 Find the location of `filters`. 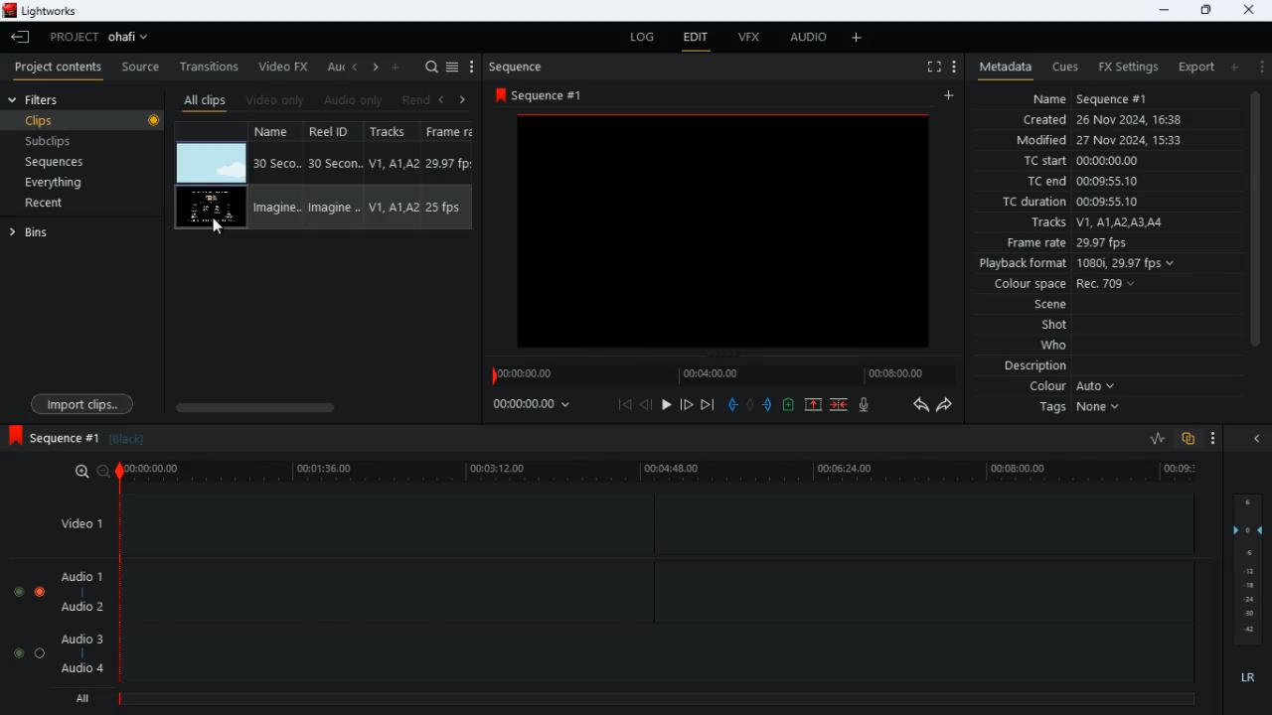

filters is located at coordinates (46, 100).